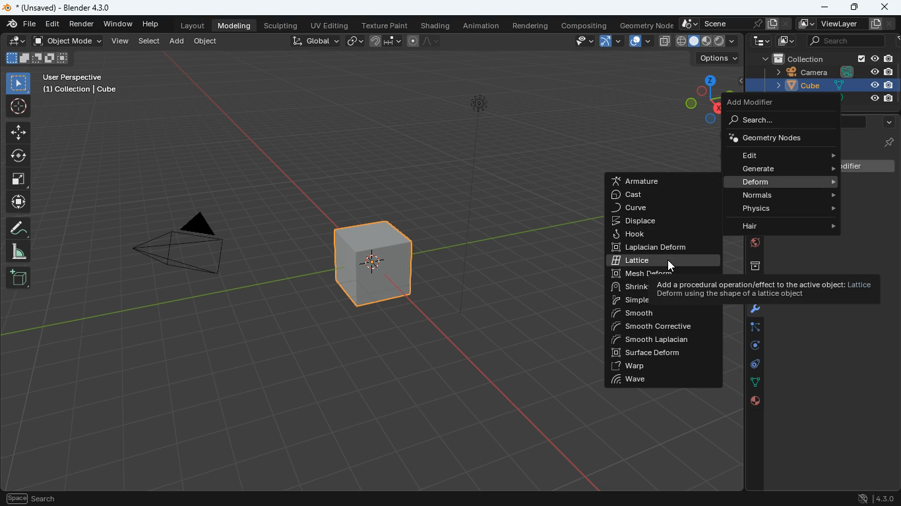 Image resolution: width=901 pixels, height=506 pixels. Describe the element at coordinates (36, 57) in the screenshot. I see `image size` at that location.